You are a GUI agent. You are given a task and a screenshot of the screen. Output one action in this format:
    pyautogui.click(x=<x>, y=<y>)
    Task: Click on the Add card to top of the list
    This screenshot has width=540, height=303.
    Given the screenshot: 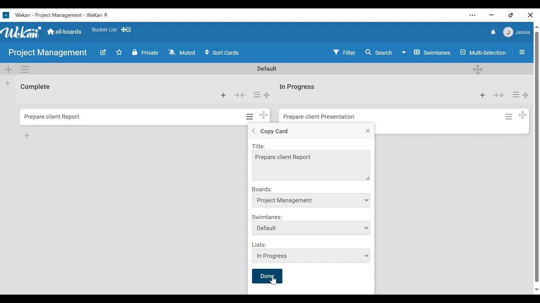 What is the action you would take?
    pyautogui.click(x=226, y=95)
    